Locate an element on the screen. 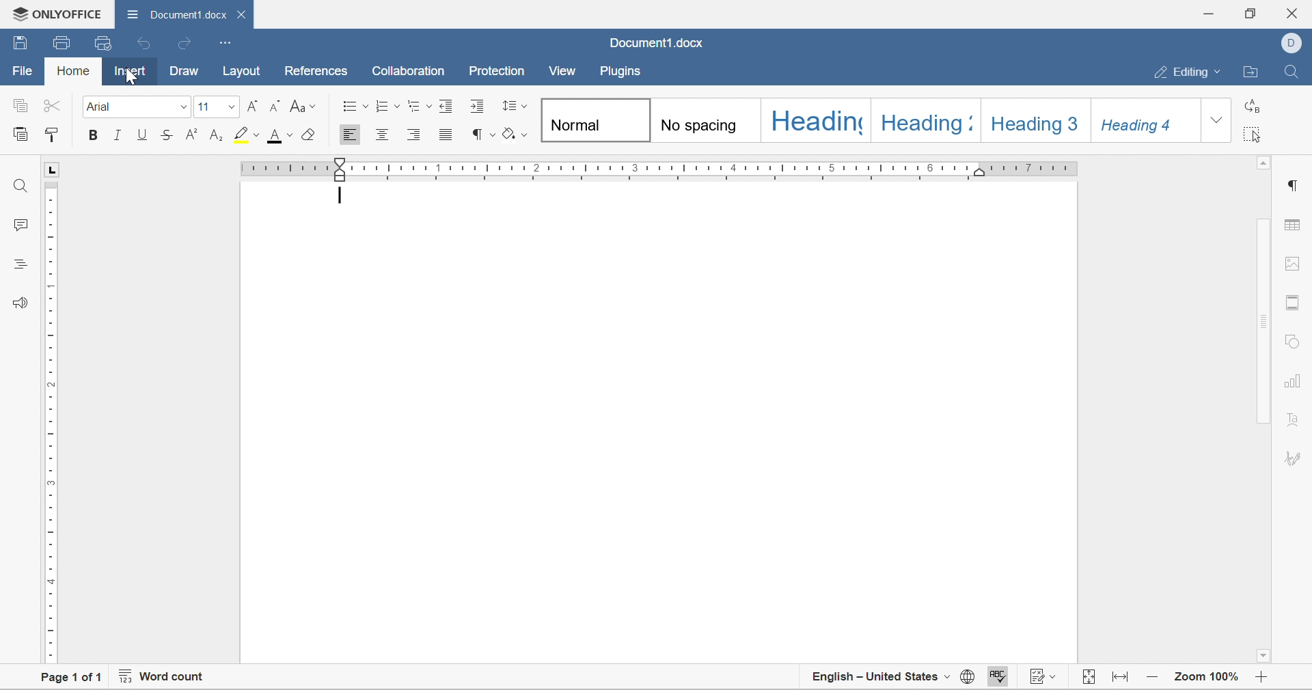  Strikethrough is located at coordinates (165, 135).